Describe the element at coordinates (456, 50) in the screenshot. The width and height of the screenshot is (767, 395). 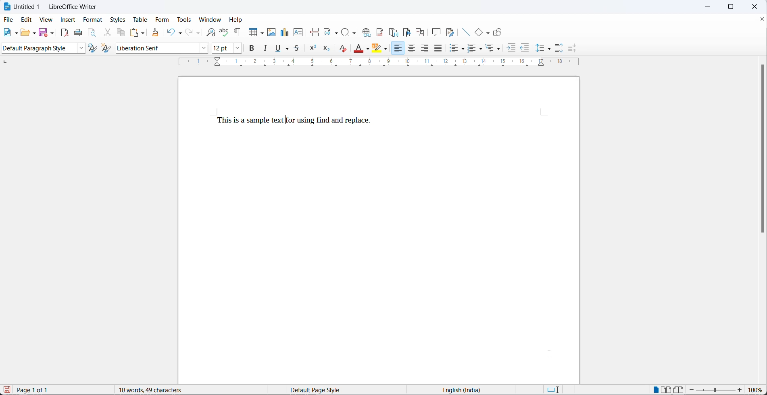
I see `toggle unordered list` at that location.